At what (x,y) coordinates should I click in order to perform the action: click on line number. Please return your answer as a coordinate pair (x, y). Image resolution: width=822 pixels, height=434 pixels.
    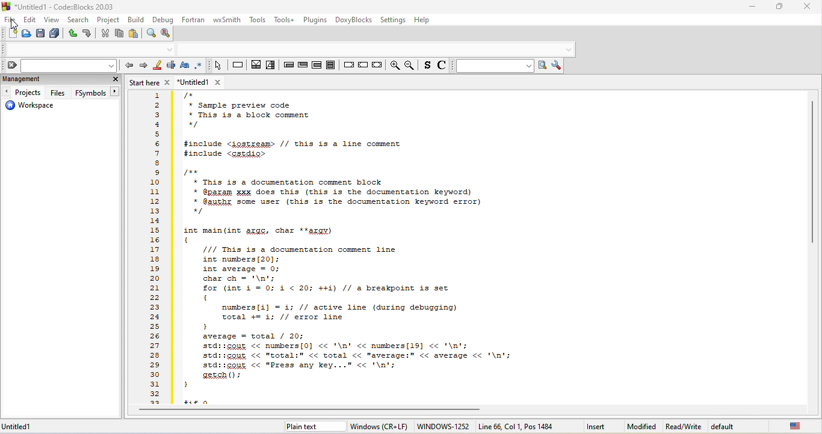
    Looking at the image, I should click on (155, 248).